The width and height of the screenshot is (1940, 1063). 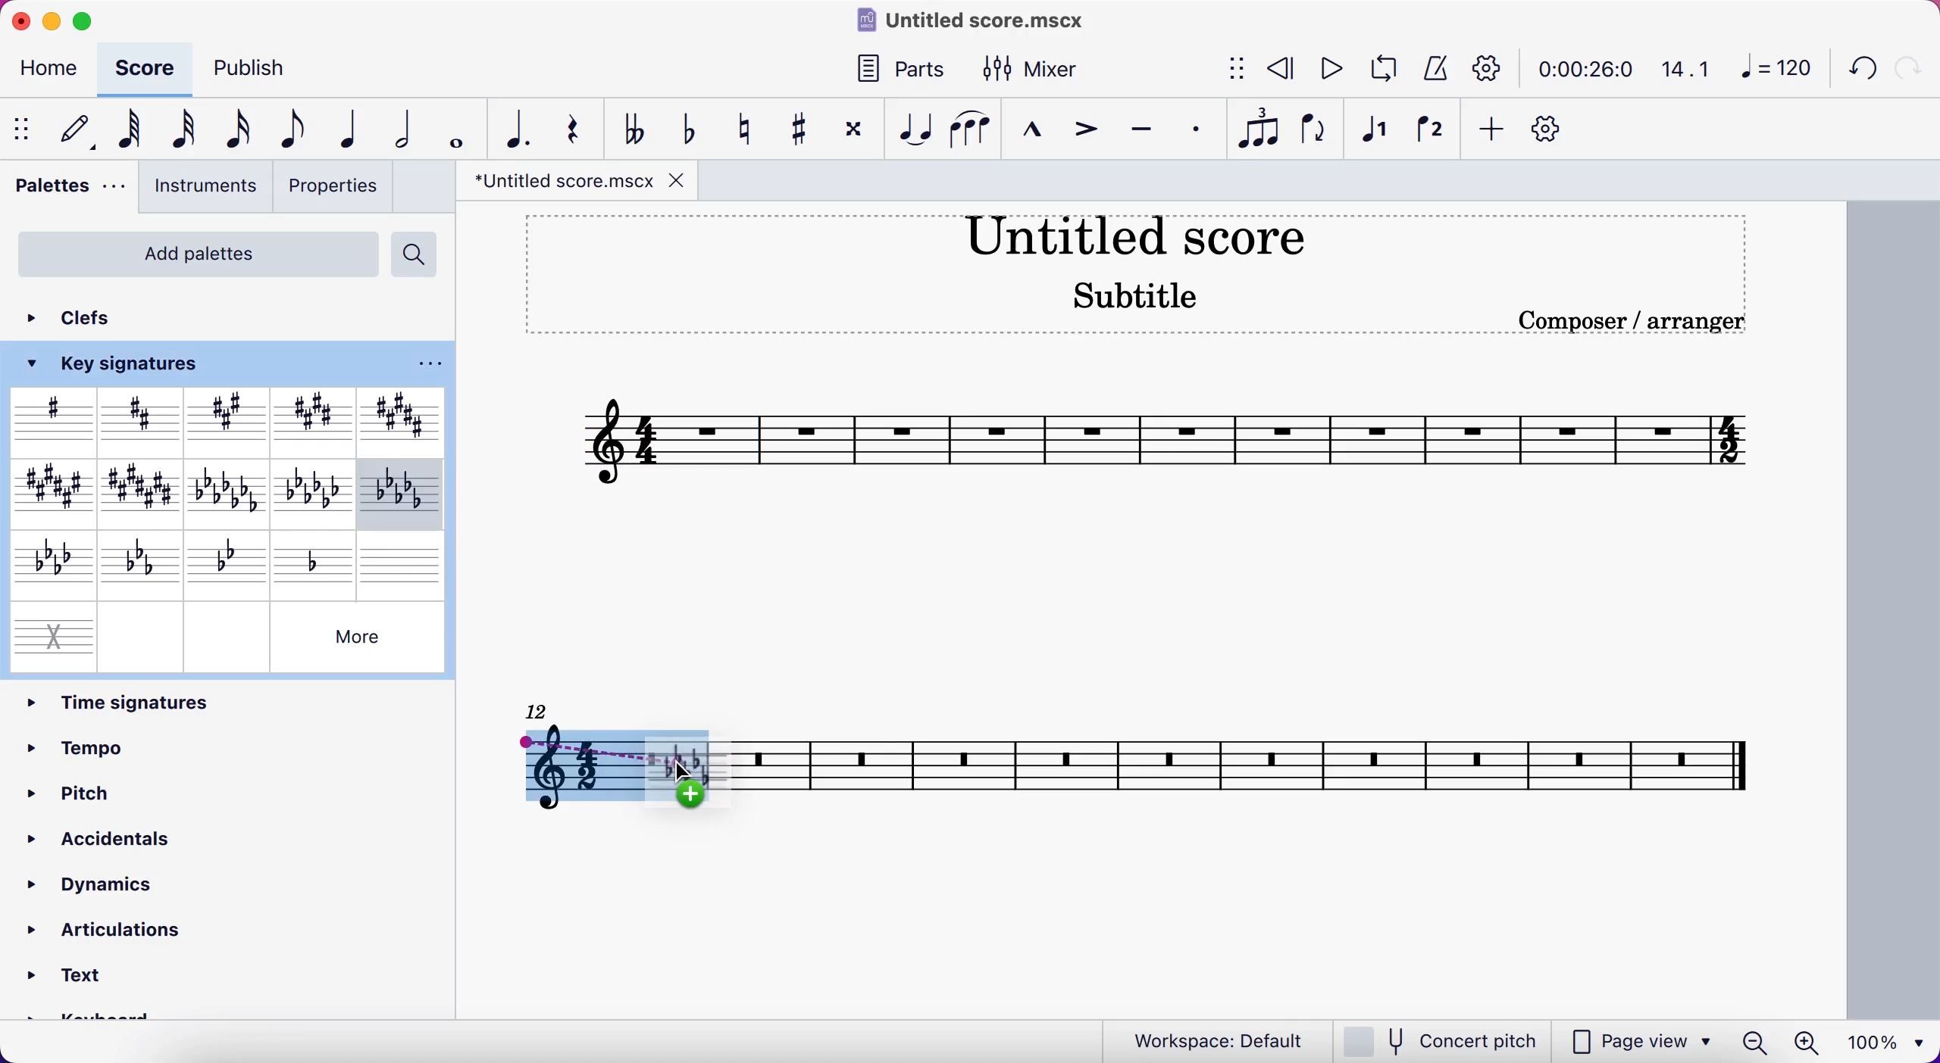 What do you see at coordinates (1146, 136) in the screenshot?
I see `tenuto` at bounding box center [1146, 136].